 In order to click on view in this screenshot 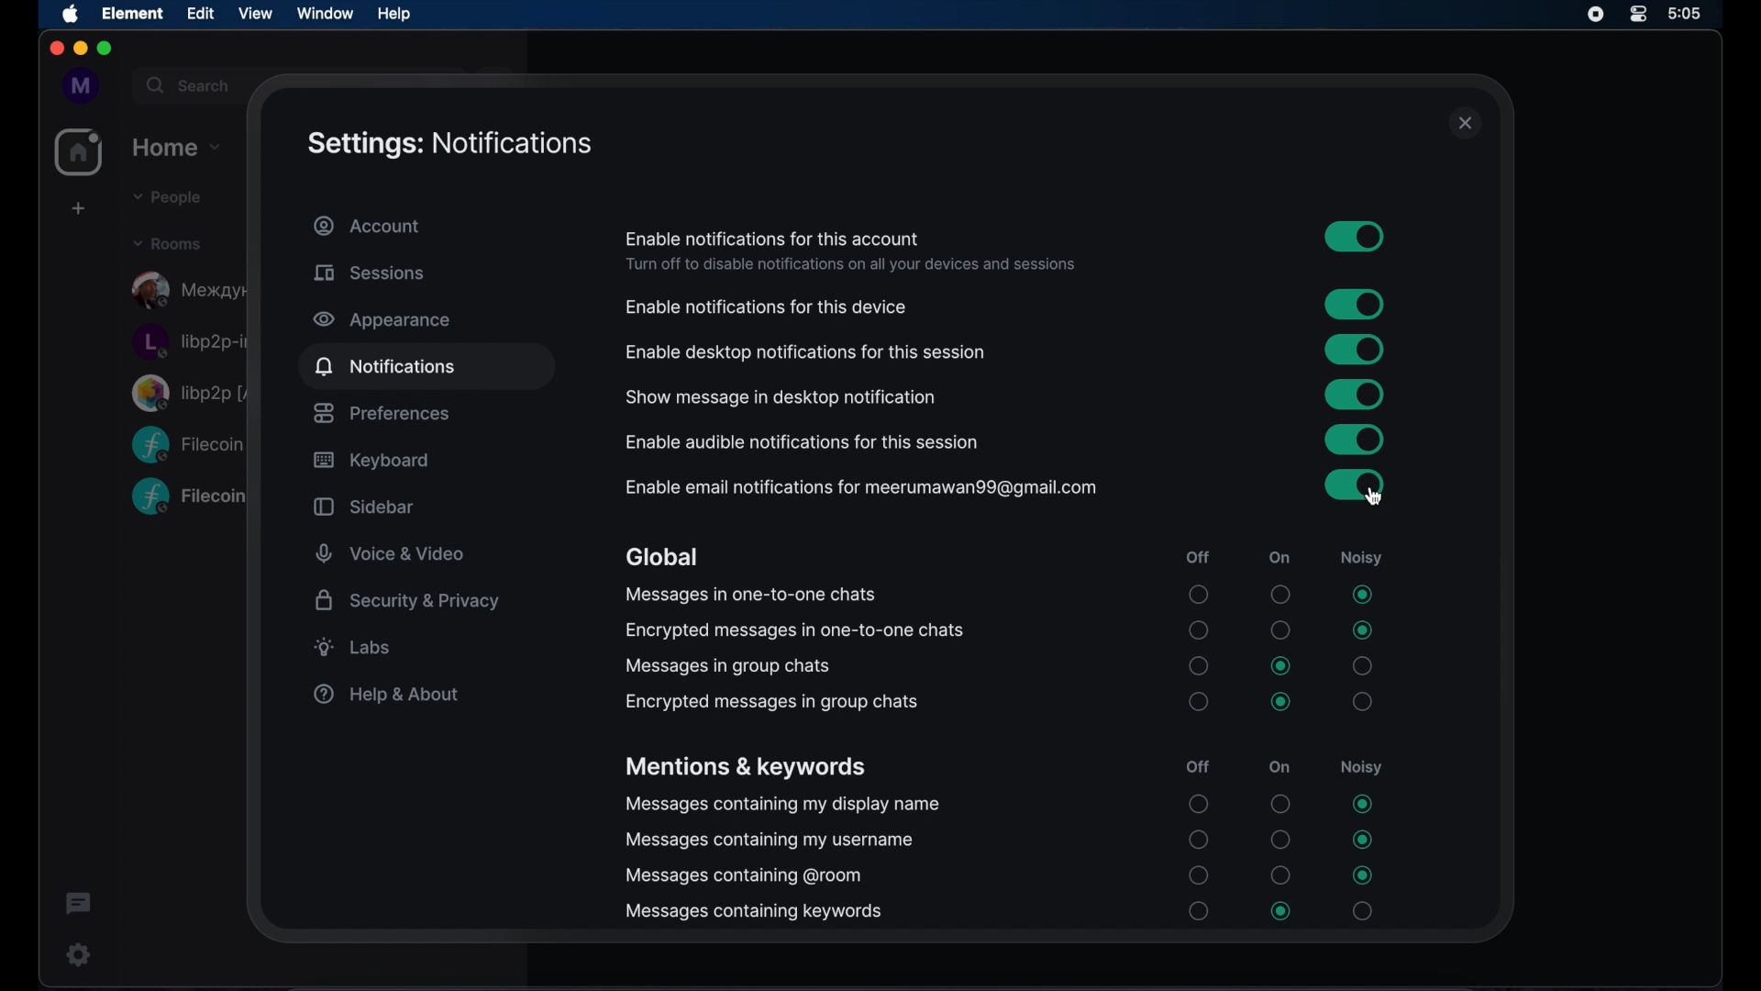, I will do `click(255, 13)`.